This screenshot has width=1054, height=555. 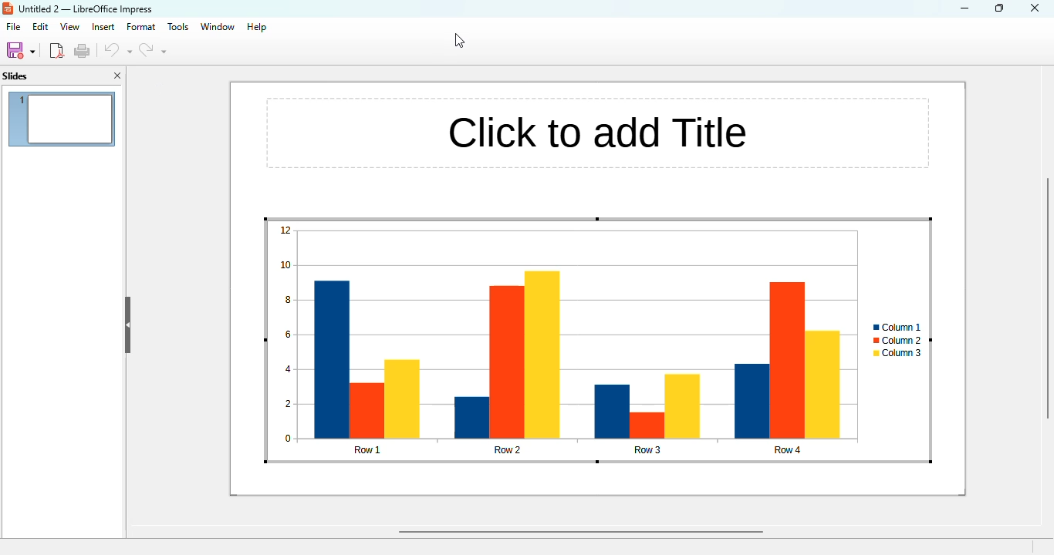 What do you see at coordinates (69, 27) in the screenshot?
I see `view` at bounding box center [69, 27].